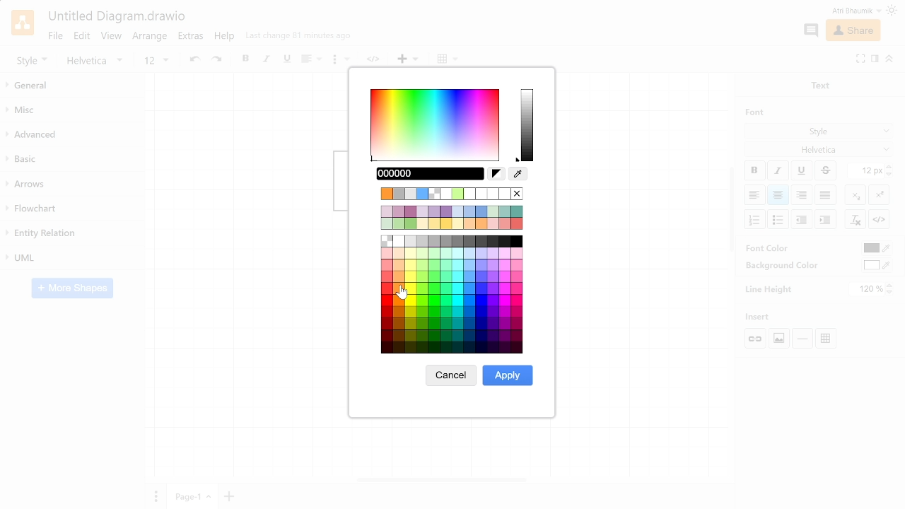  Describe the element at coordinates (802, 218) in the screenshot. I see `Increase indent` at that location.